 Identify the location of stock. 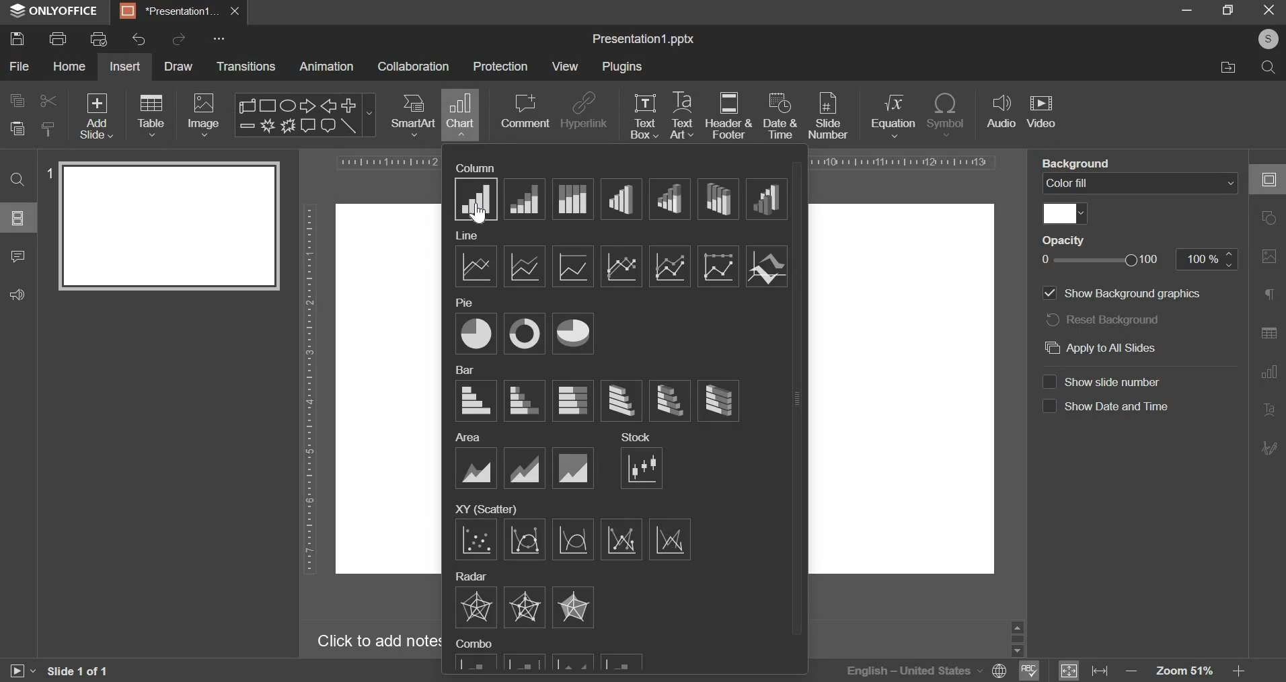
(642, 467).